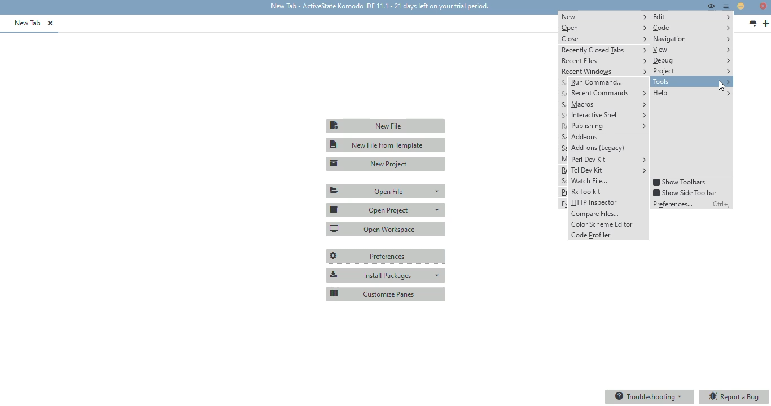 This screenshot has height=406, width=771. Describe the element at coordinates (385, 209) in the screenshot. I see `open project` at that location.